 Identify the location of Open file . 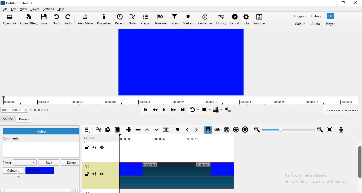
(10, 20).